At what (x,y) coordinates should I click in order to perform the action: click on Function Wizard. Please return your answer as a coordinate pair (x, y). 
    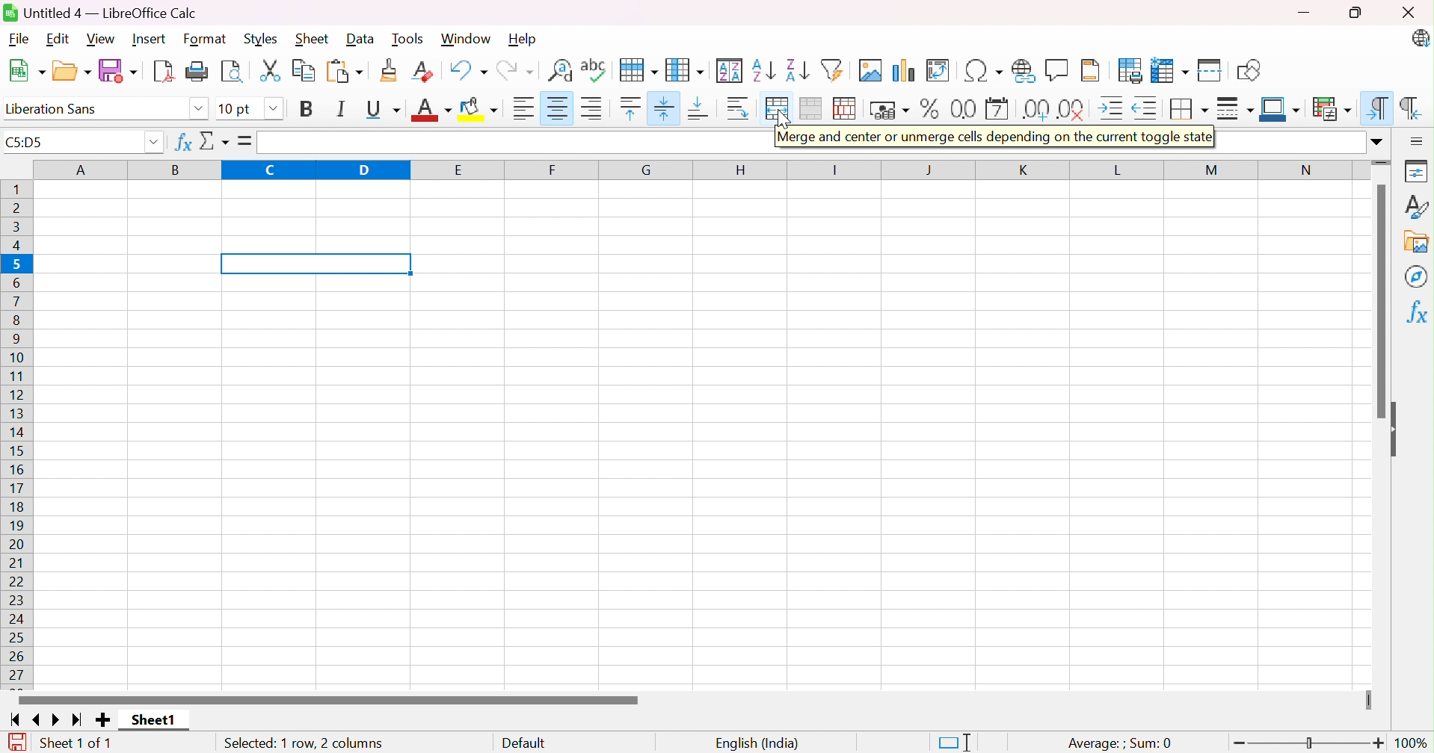
    Looking at the image, I should click on (181, 143).